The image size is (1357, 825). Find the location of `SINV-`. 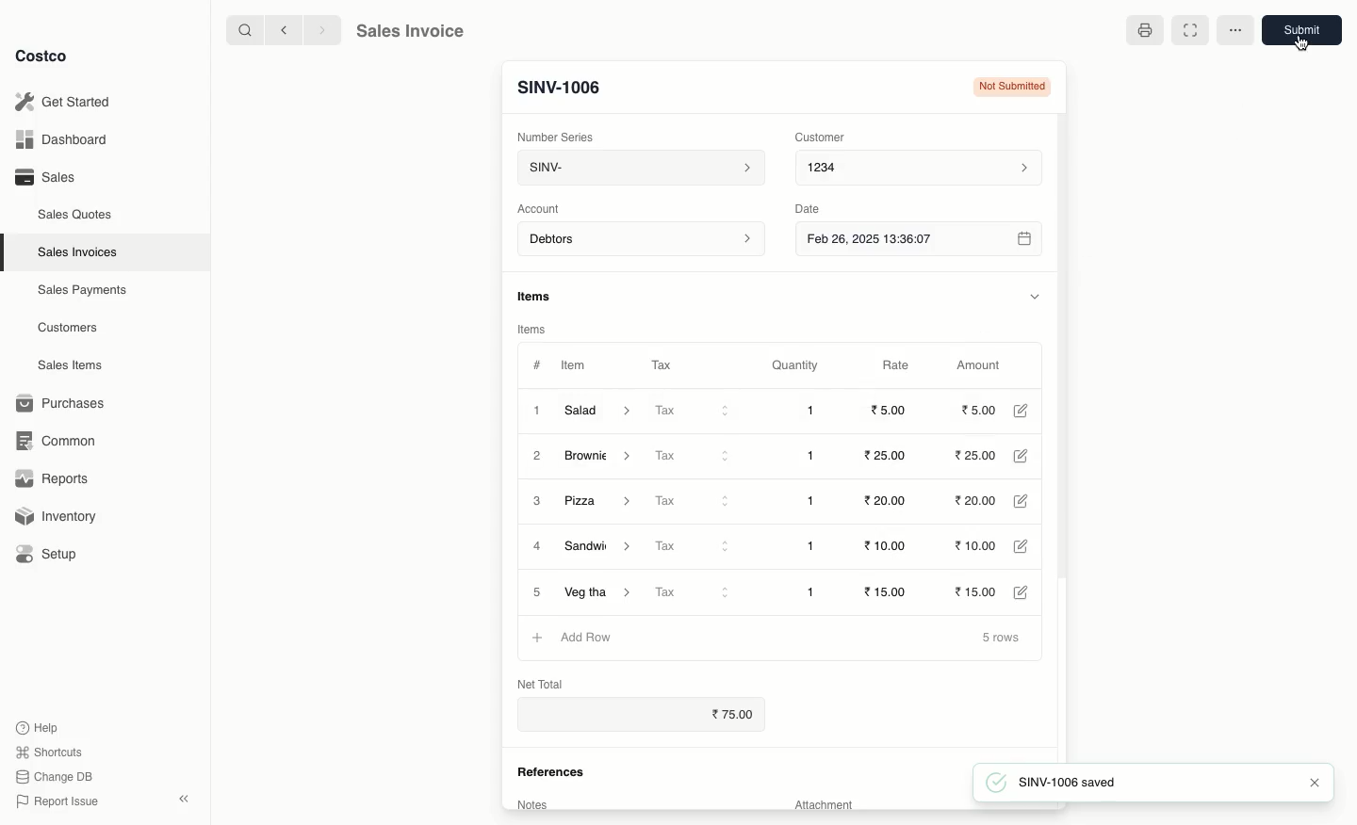

SINV- is located at coordinates (640, 170).